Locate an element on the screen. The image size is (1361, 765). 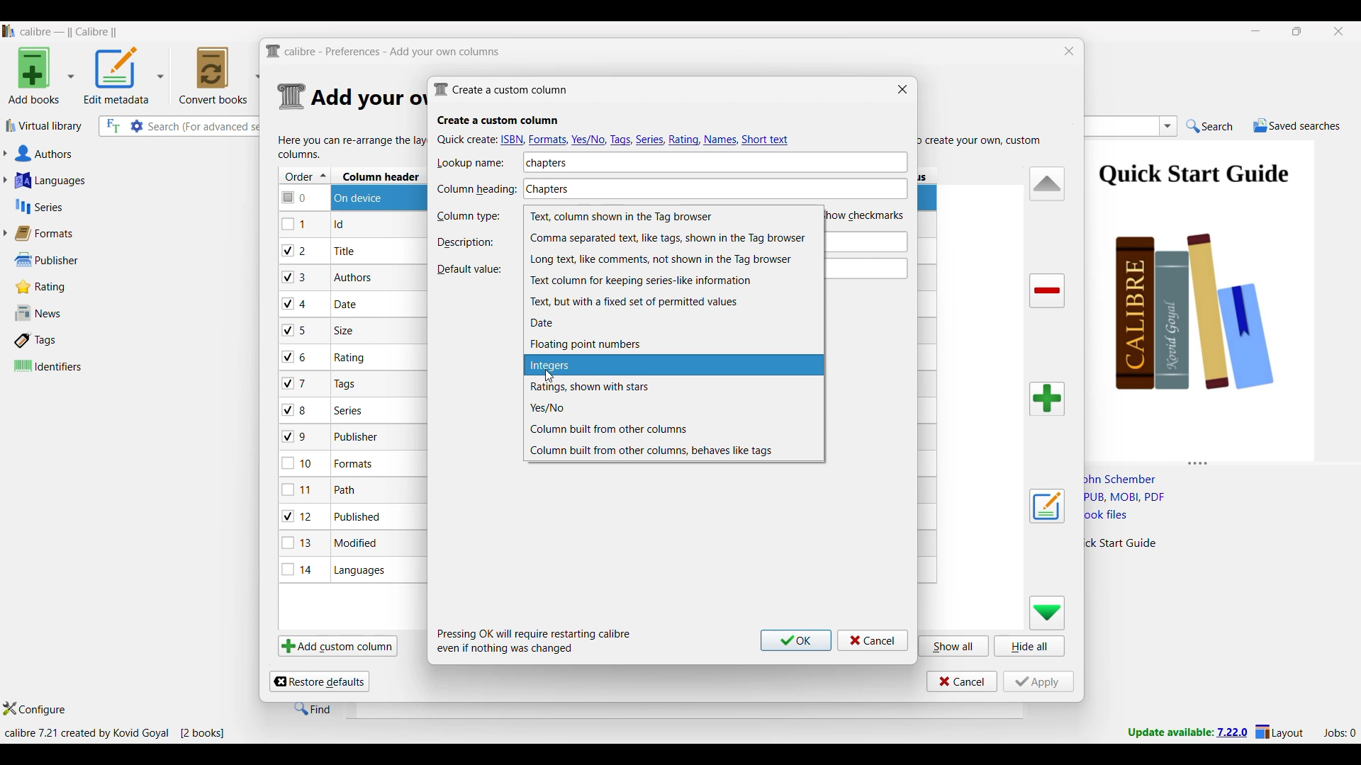
Indicates Default value text box is located at coordinates (469, 269).